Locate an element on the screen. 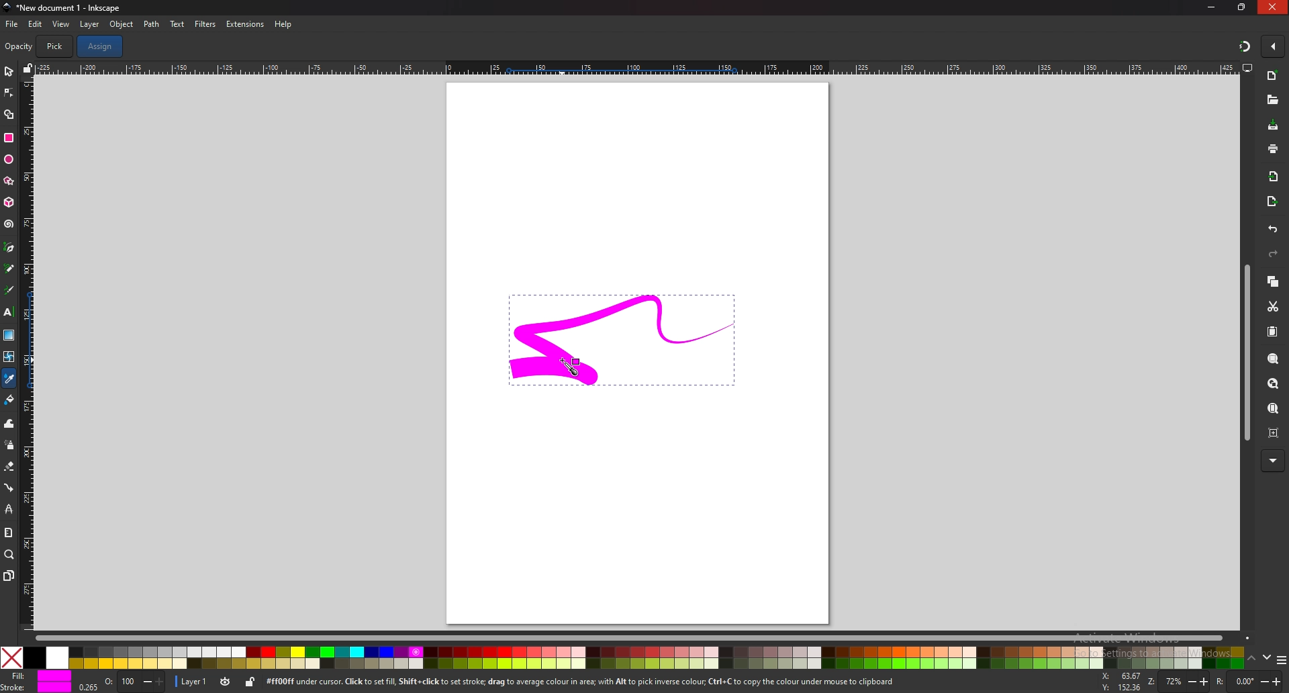 The height and width of the screenshot is (693, 1289). more colors is located at coordinates (1281, 660).